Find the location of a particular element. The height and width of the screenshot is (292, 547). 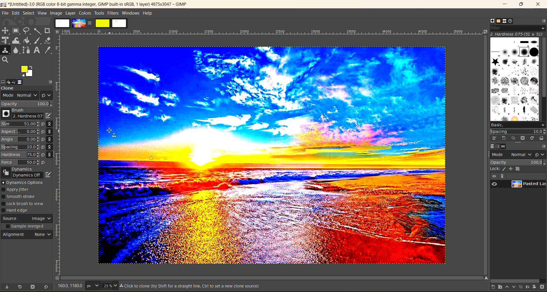

switch to another group is located at coordinates (541, 154).